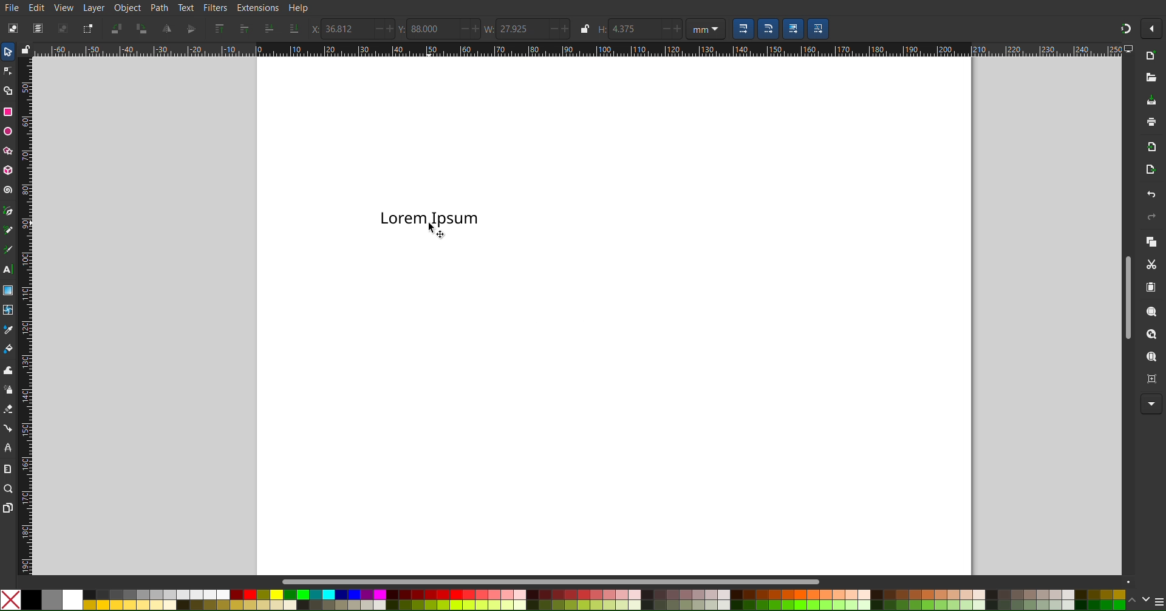 This screenshot has height=611, width=1166. I want to click on Extensions, so click(257, 7).